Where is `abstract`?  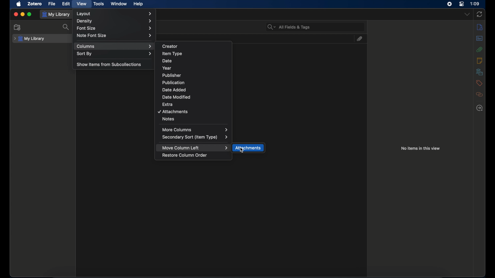 abstract is located at coordinates (480, 38).